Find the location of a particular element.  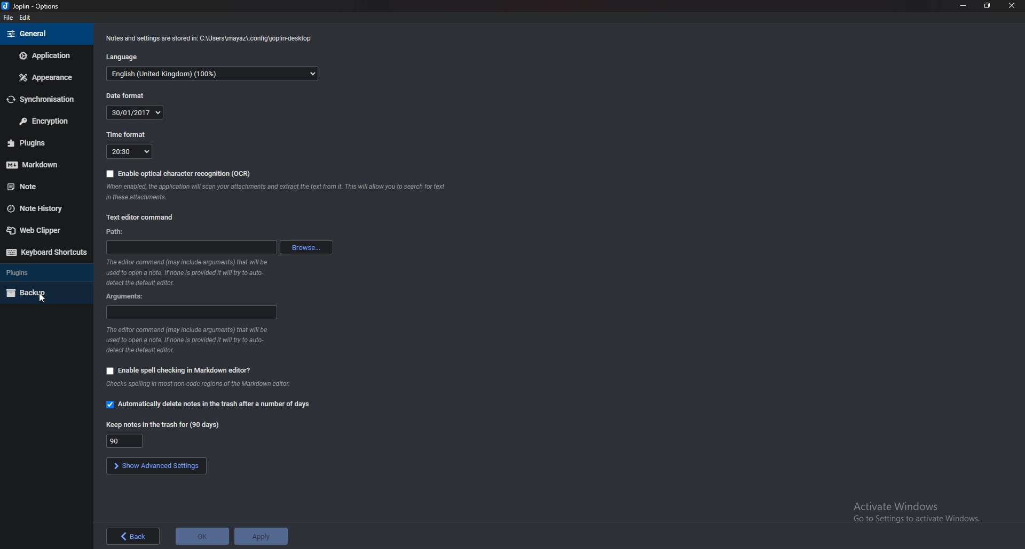

Note history is located at coordinates (42, 208).